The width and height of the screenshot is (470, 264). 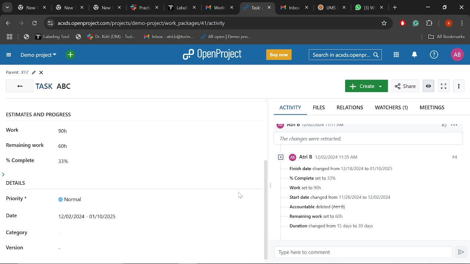 What do you see at coordinates (463, 23) in the screenshot?
I see `Control and customize chrome` at bounding box center [463, 23].